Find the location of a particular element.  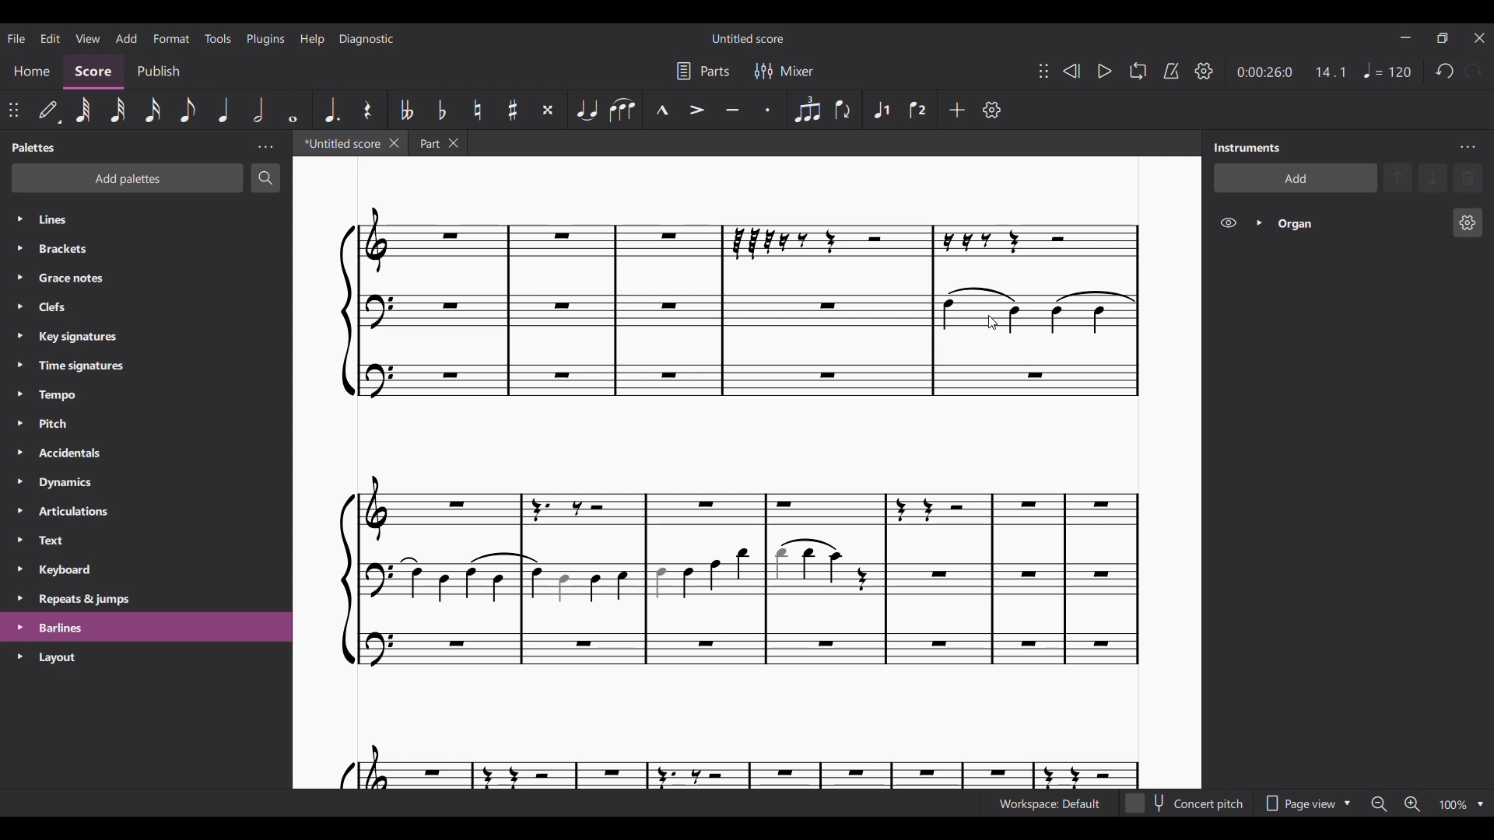

Change position of attached toolbar is located at coordinates (14, 110).